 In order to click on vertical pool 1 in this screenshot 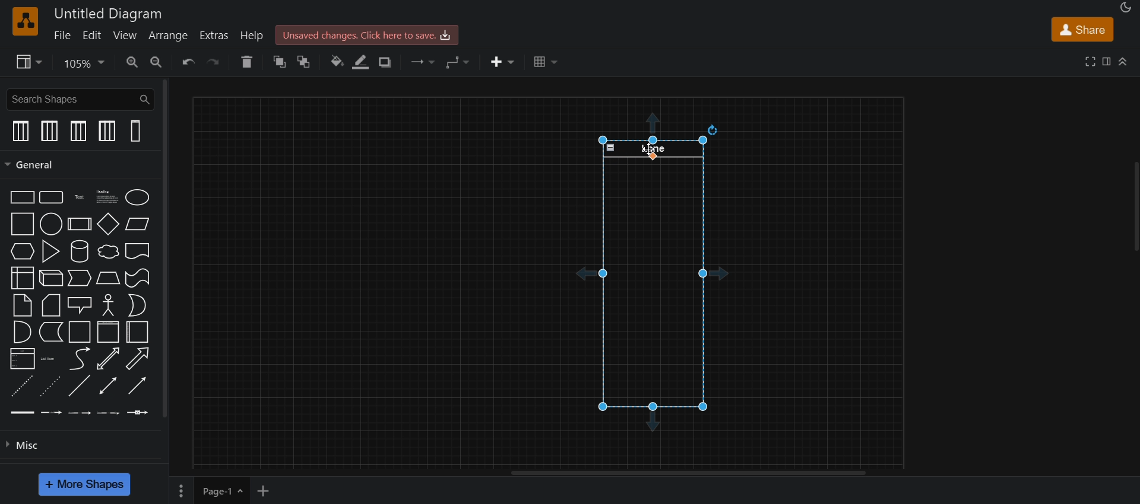, I will do `click(20, 130)`.